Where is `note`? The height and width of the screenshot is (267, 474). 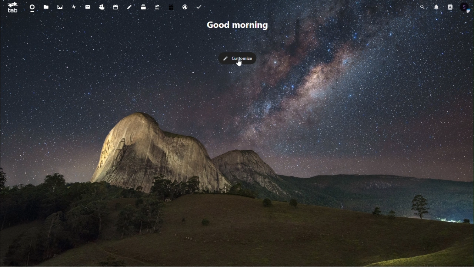 note is located at coordinates (130, 8).